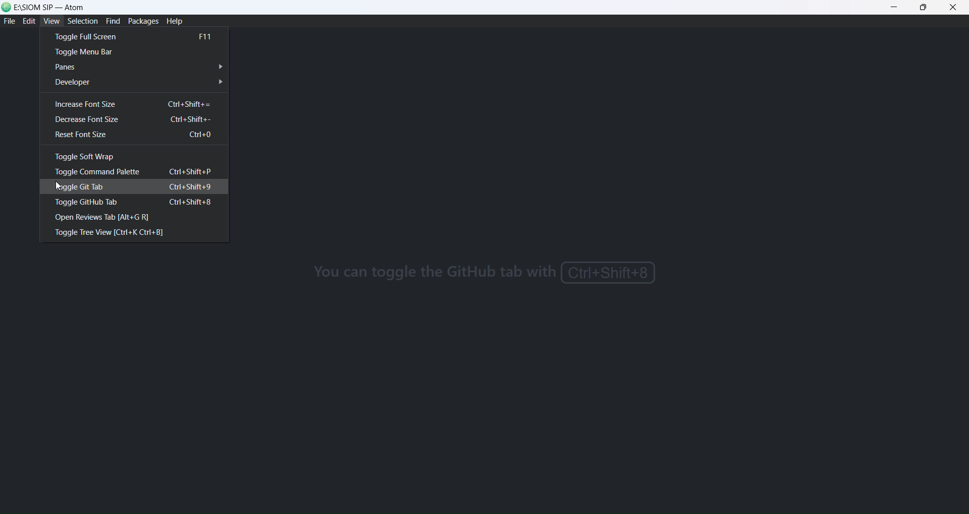  What do you see at coordinates (87, 51) in the screenshot?
I see `toggle menu bar` at bounding box center [87, 51].